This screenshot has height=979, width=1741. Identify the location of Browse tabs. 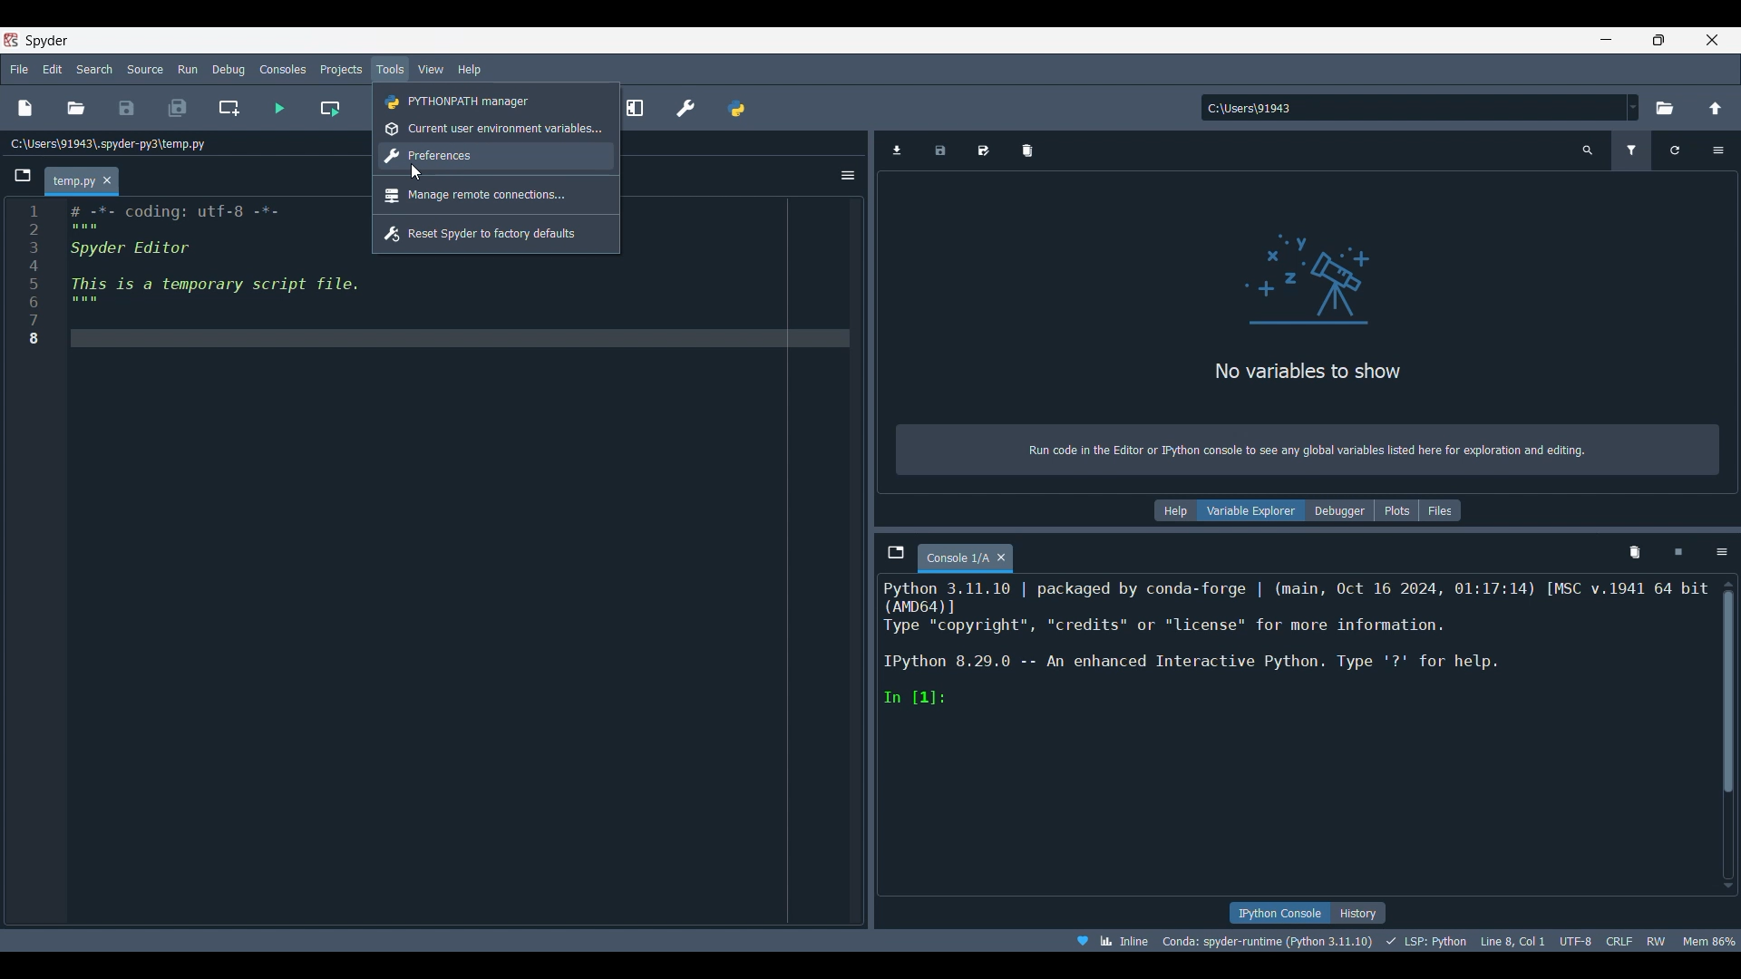
(24, 176).